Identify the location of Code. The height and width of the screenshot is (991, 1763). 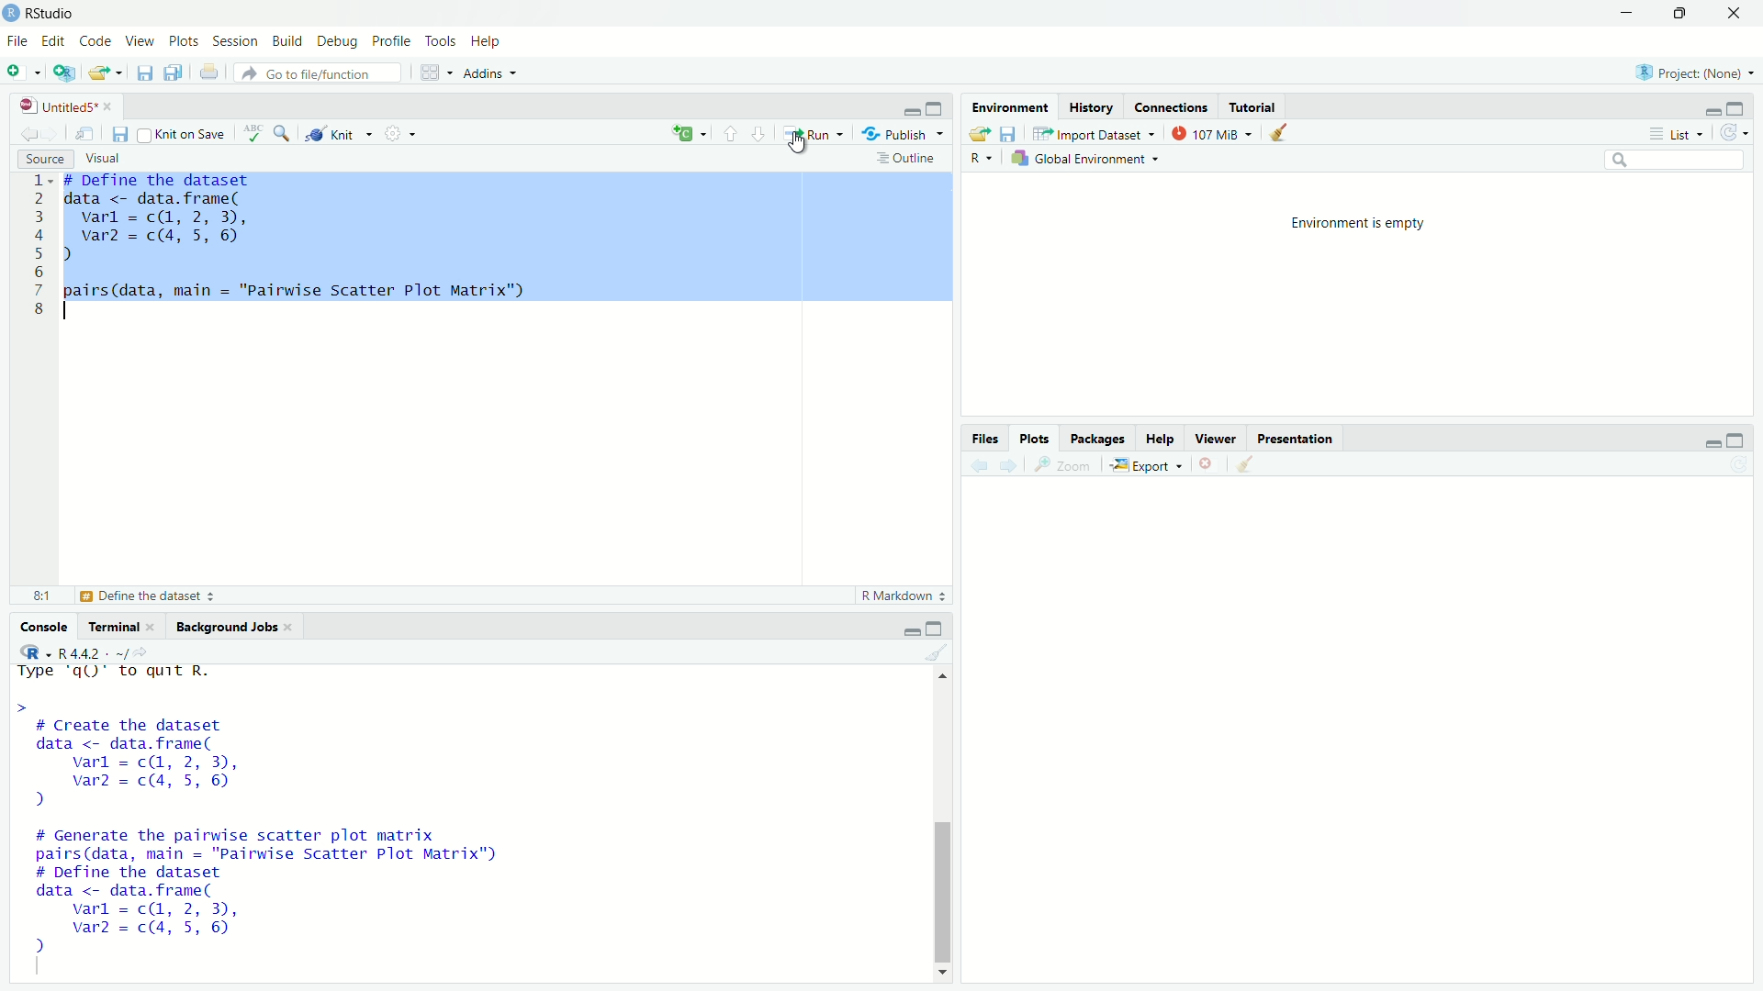
(95, 41).